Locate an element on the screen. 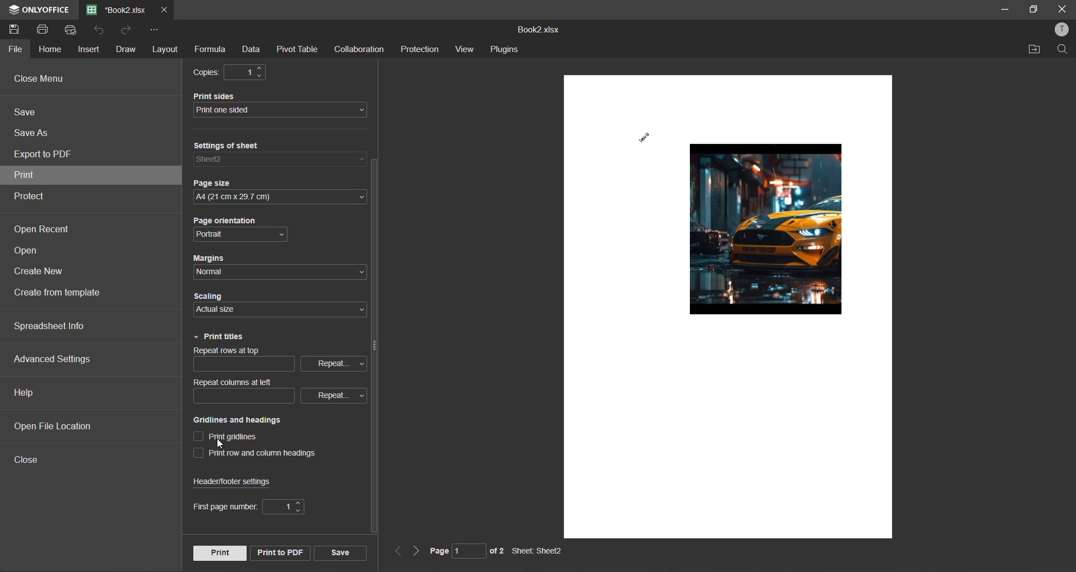 This screenshot has width=1076, height=572. print is located at coordinates (221, 552).